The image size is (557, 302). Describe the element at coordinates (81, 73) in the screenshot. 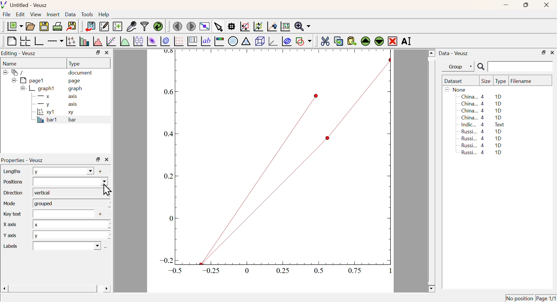

I see `document` at that location.